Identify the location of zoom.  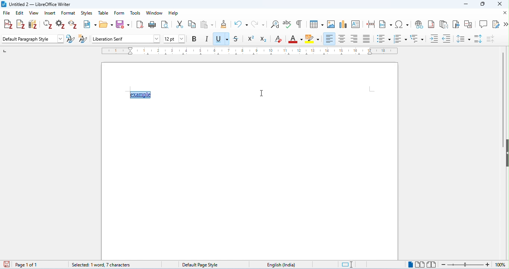
(473, 265).